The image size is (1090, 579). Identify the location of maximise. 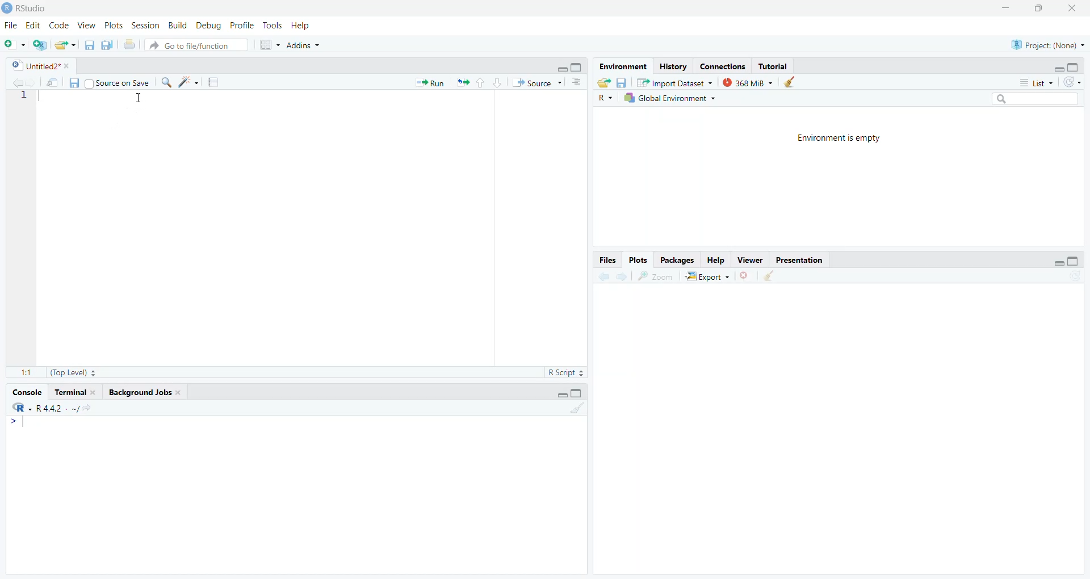
(578, 66).